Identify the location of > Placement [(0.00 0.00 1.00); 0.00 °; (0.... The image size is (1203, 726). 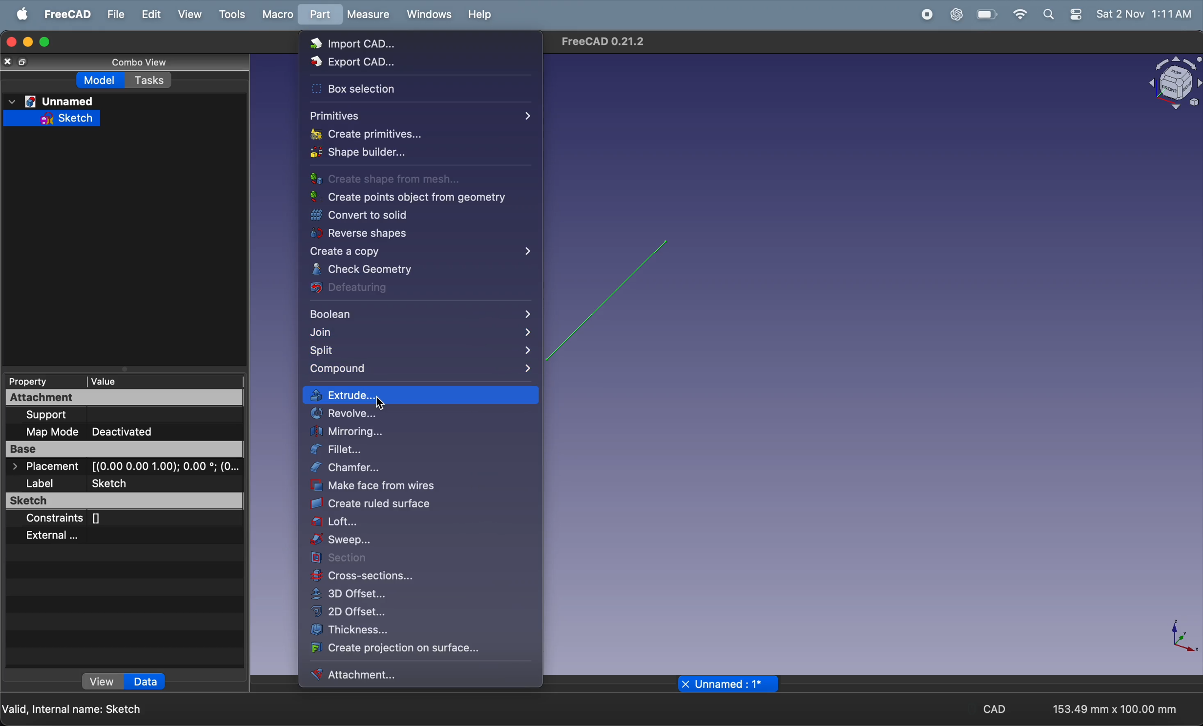
(124, 466).